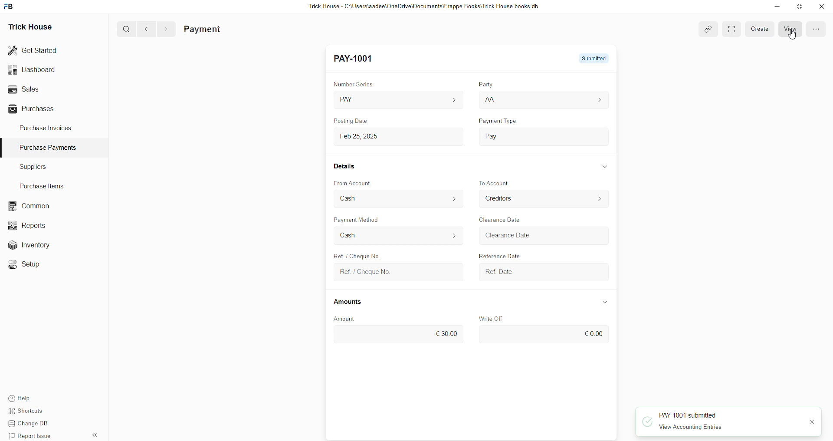 Image resolution: width=833 pixels, height=441 pixels. Describe the element at coordinates (591, 334) in the screenshot. I see `€0.00` at that location.